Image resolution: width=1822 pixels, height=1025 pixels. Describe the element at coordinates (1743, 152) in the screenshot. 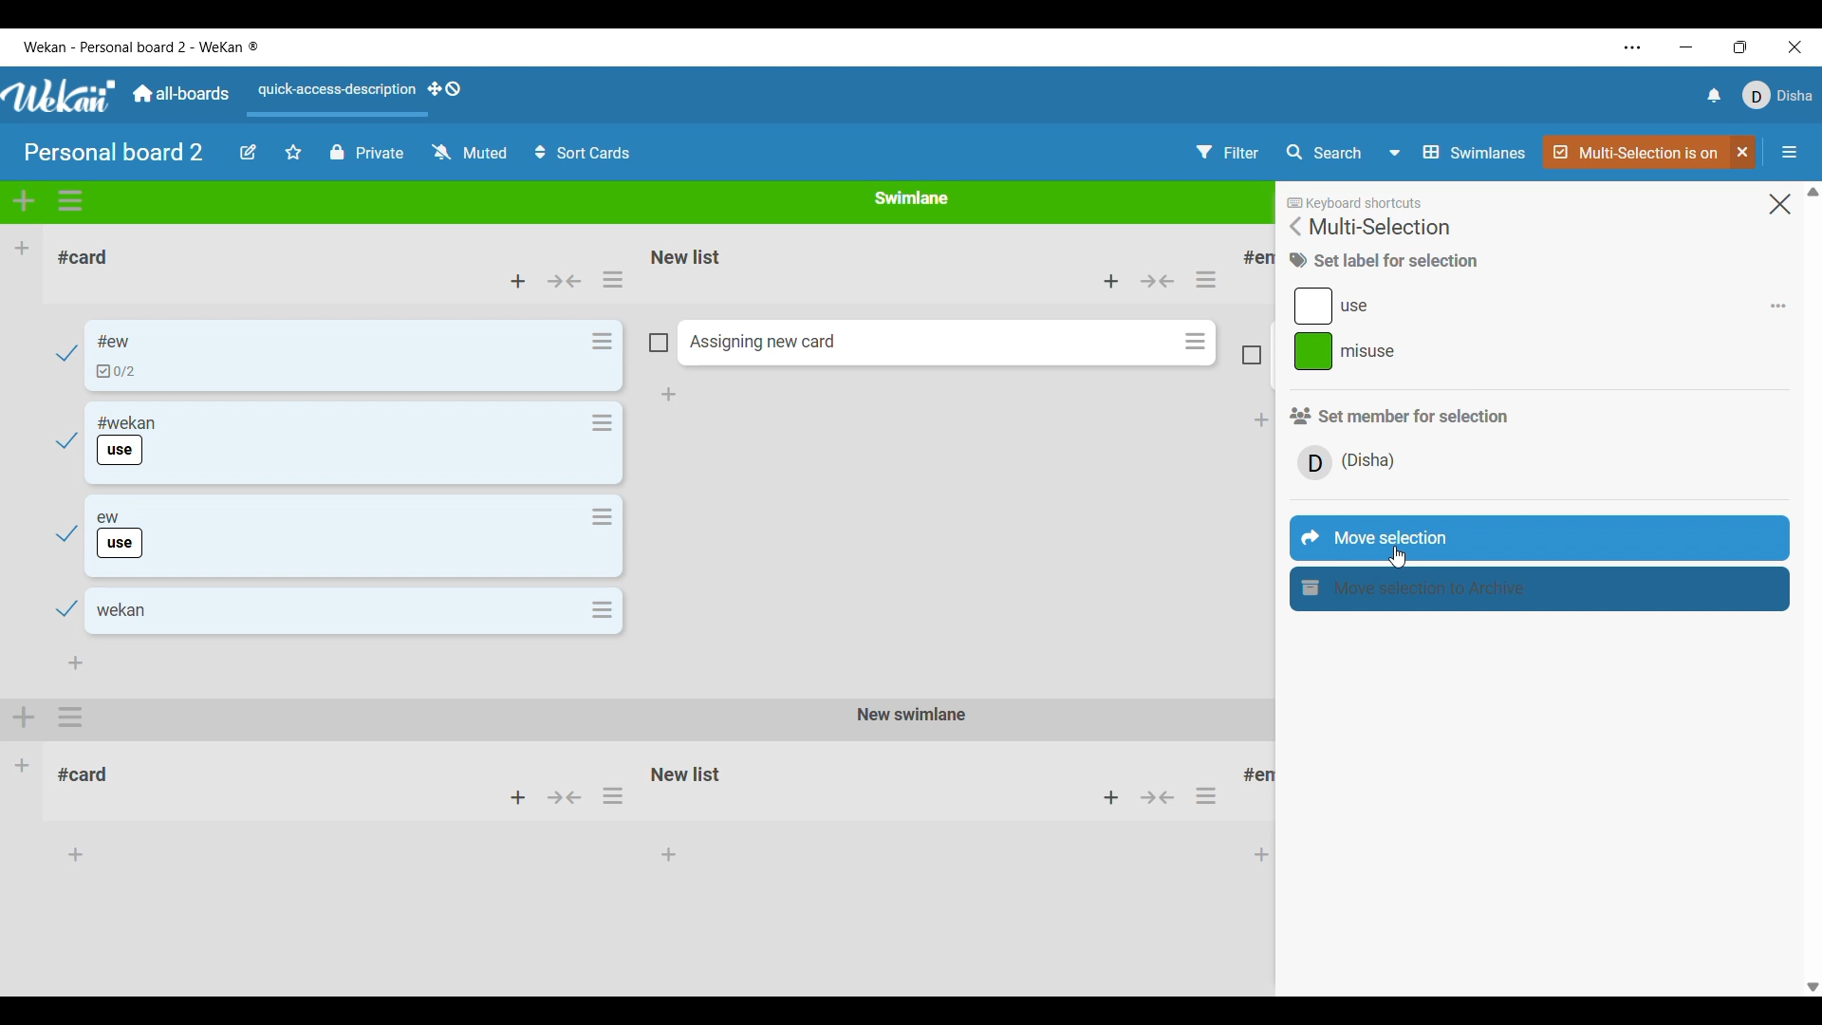

I see `Click to unselect multi-selection` at that location.